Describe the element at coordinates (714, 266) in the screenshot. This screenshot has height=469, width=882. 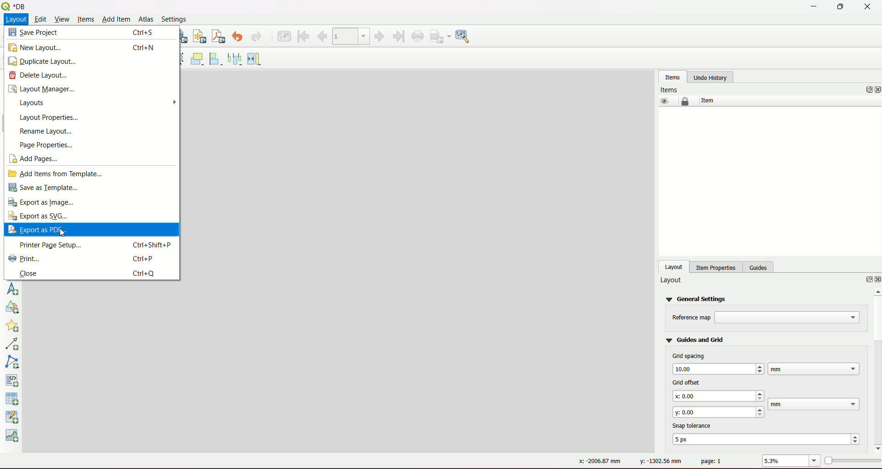
I see `item properties` at that location.